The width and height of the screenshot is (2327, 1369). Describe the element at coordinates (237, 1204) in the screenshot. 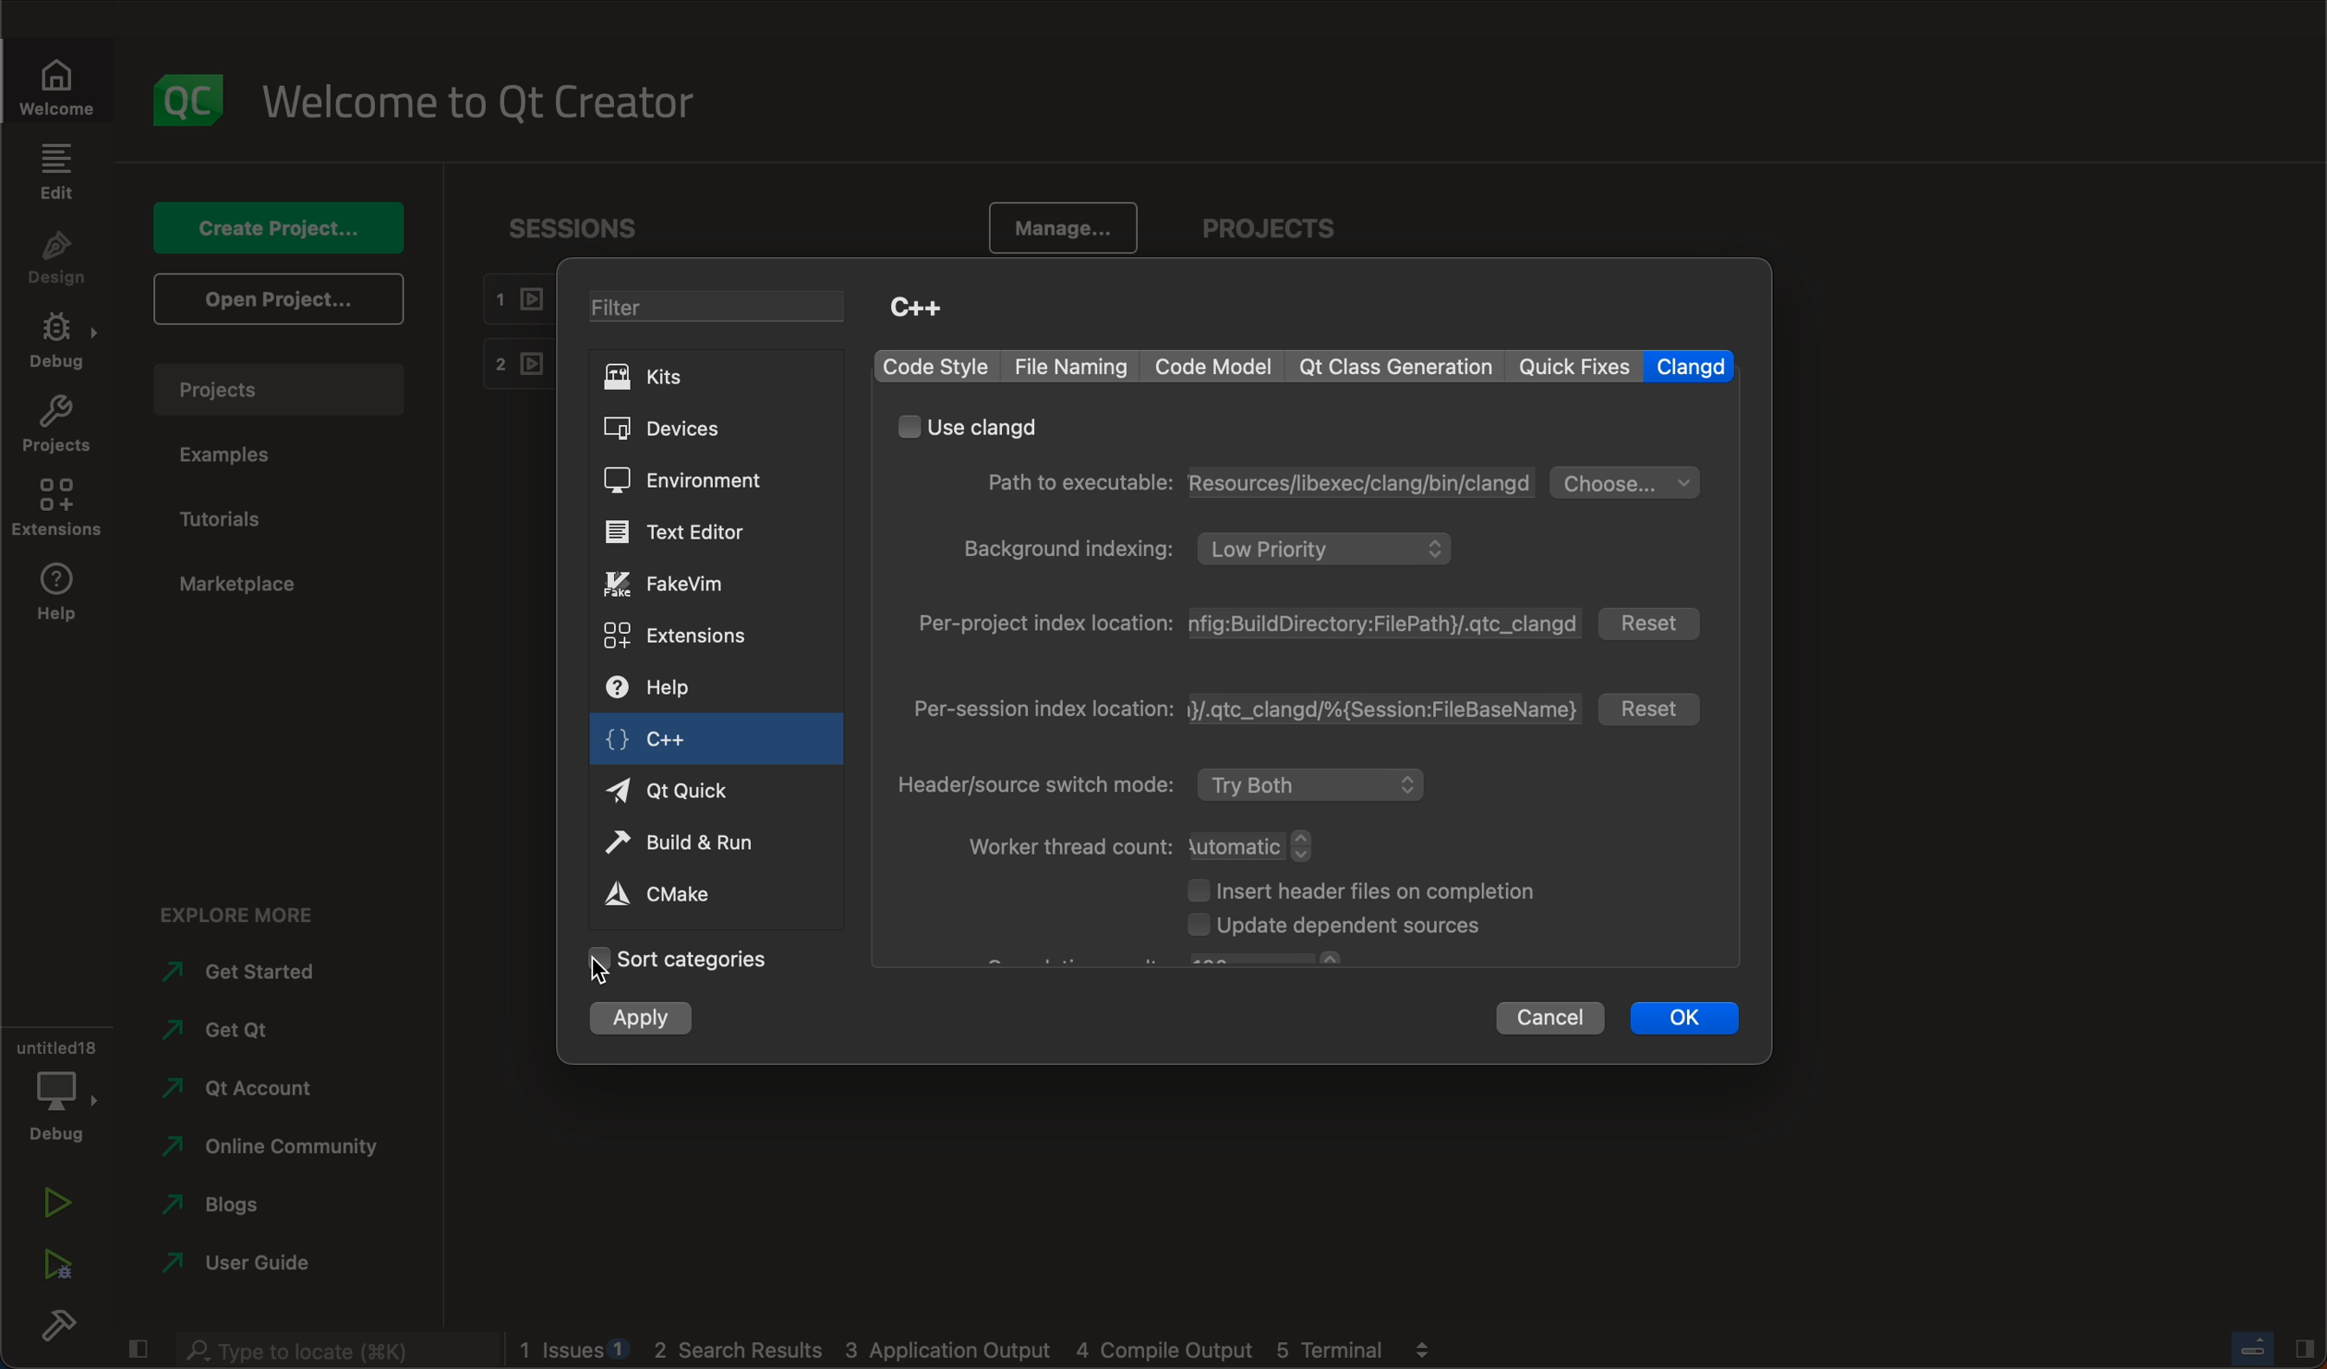

I see `blogs` at that location.